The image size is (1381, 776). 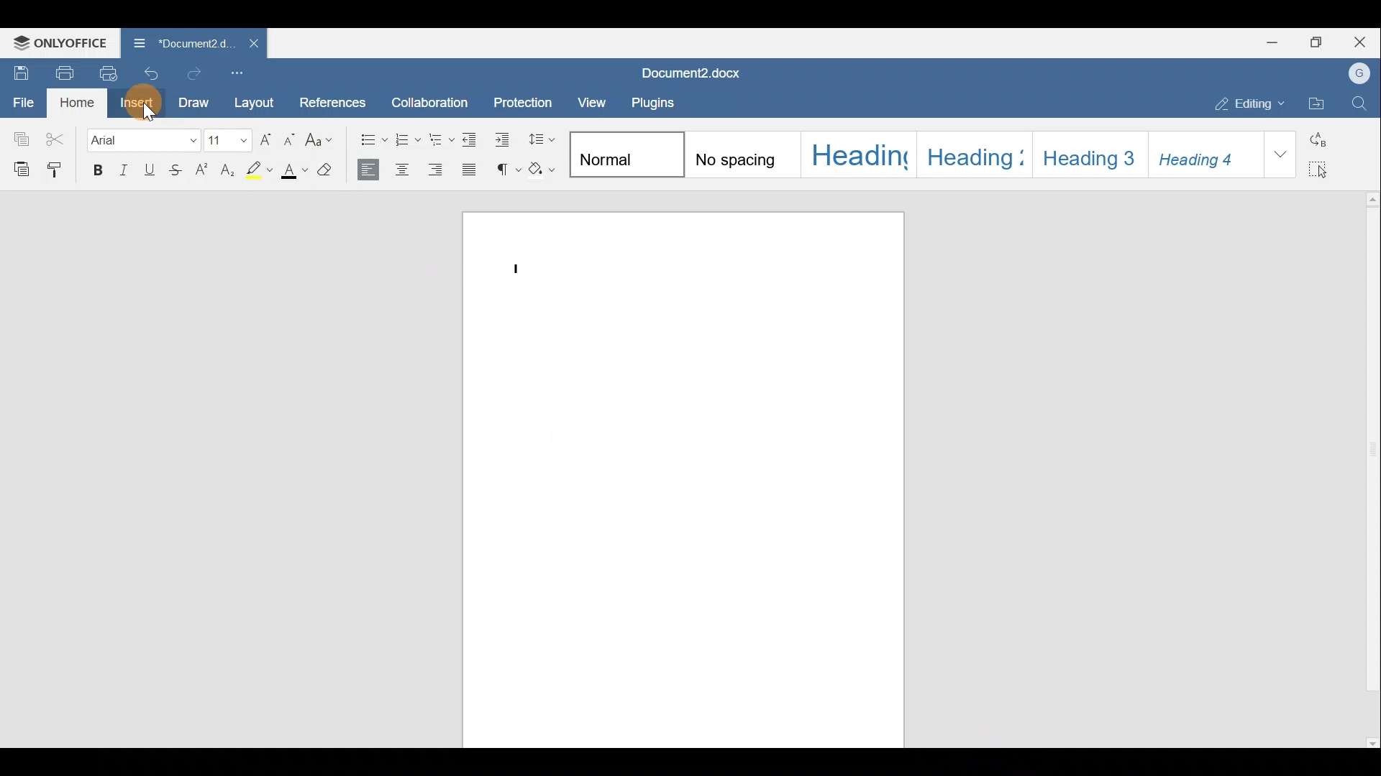 What do you see at coordinates (1368, 464) in the screenshot?
I see `Scroll bar` at bounding box center [1368, 464].